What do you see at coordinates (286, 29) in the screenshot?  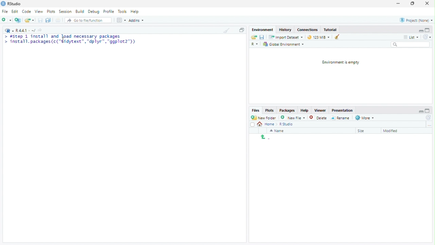 I see `History` at bounding box center [286, 29].